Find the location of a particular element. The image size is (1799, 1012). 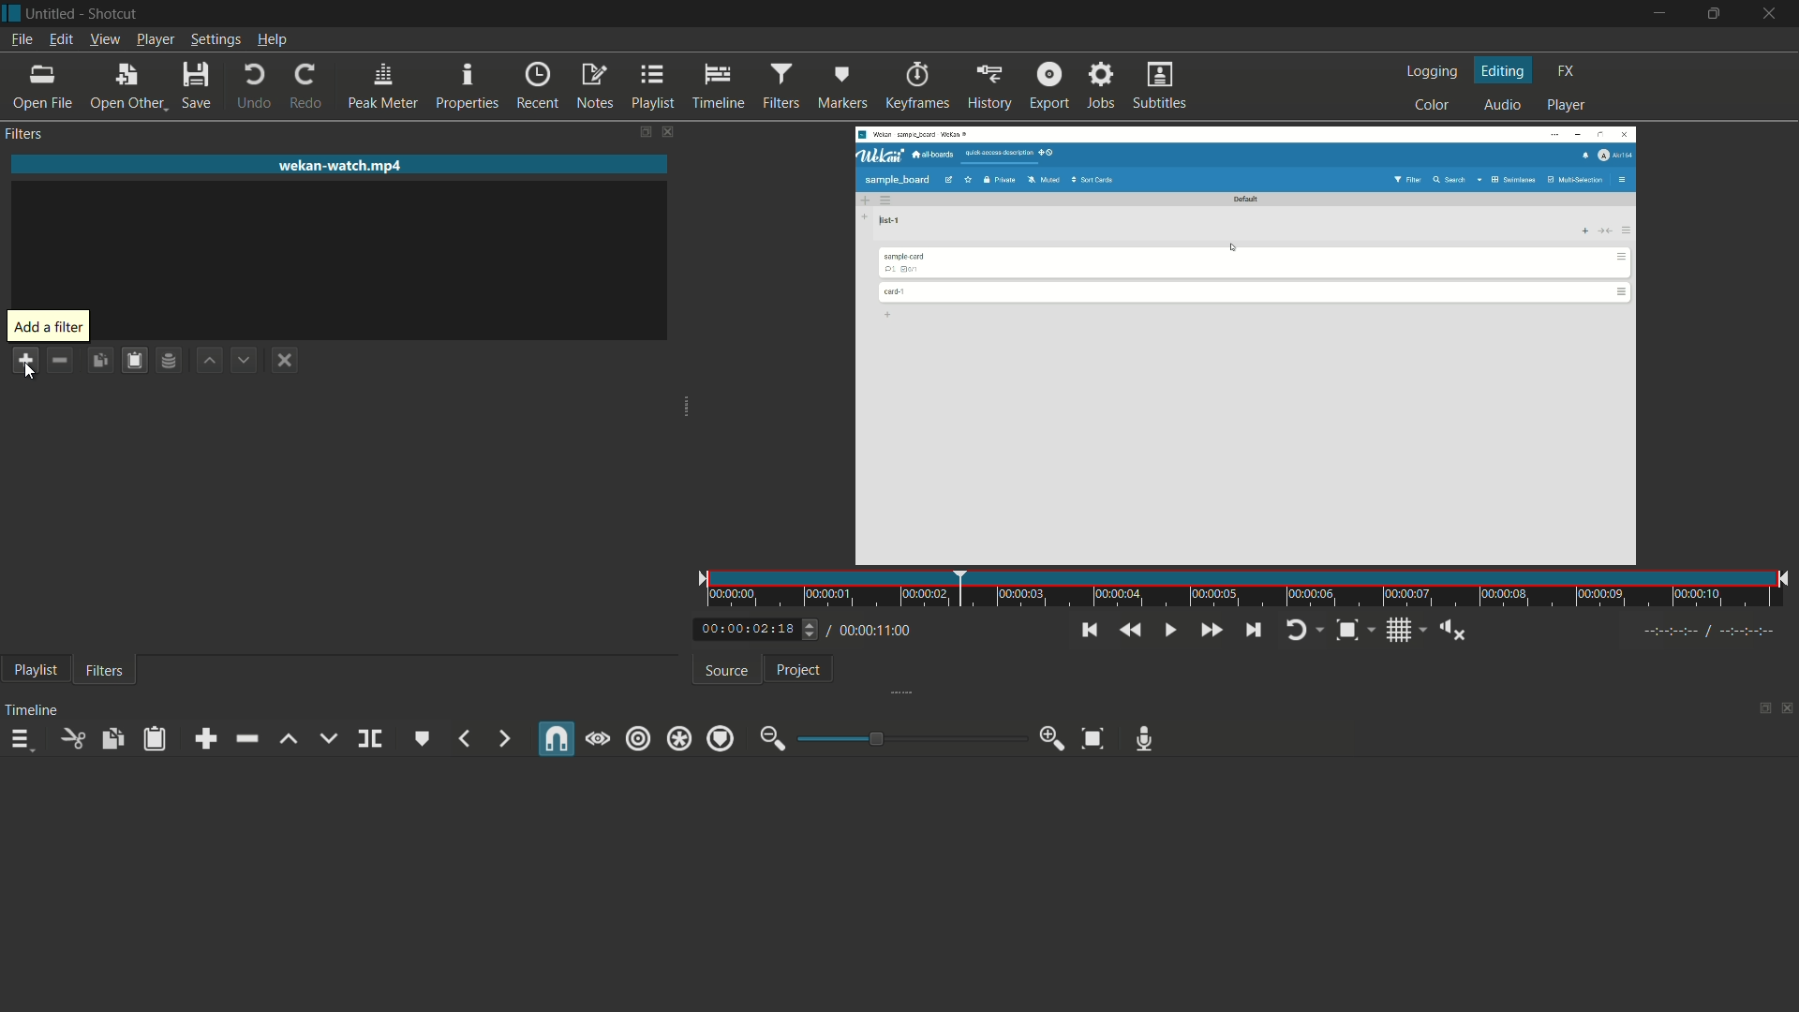

project name is located at coordinates (50, 14).